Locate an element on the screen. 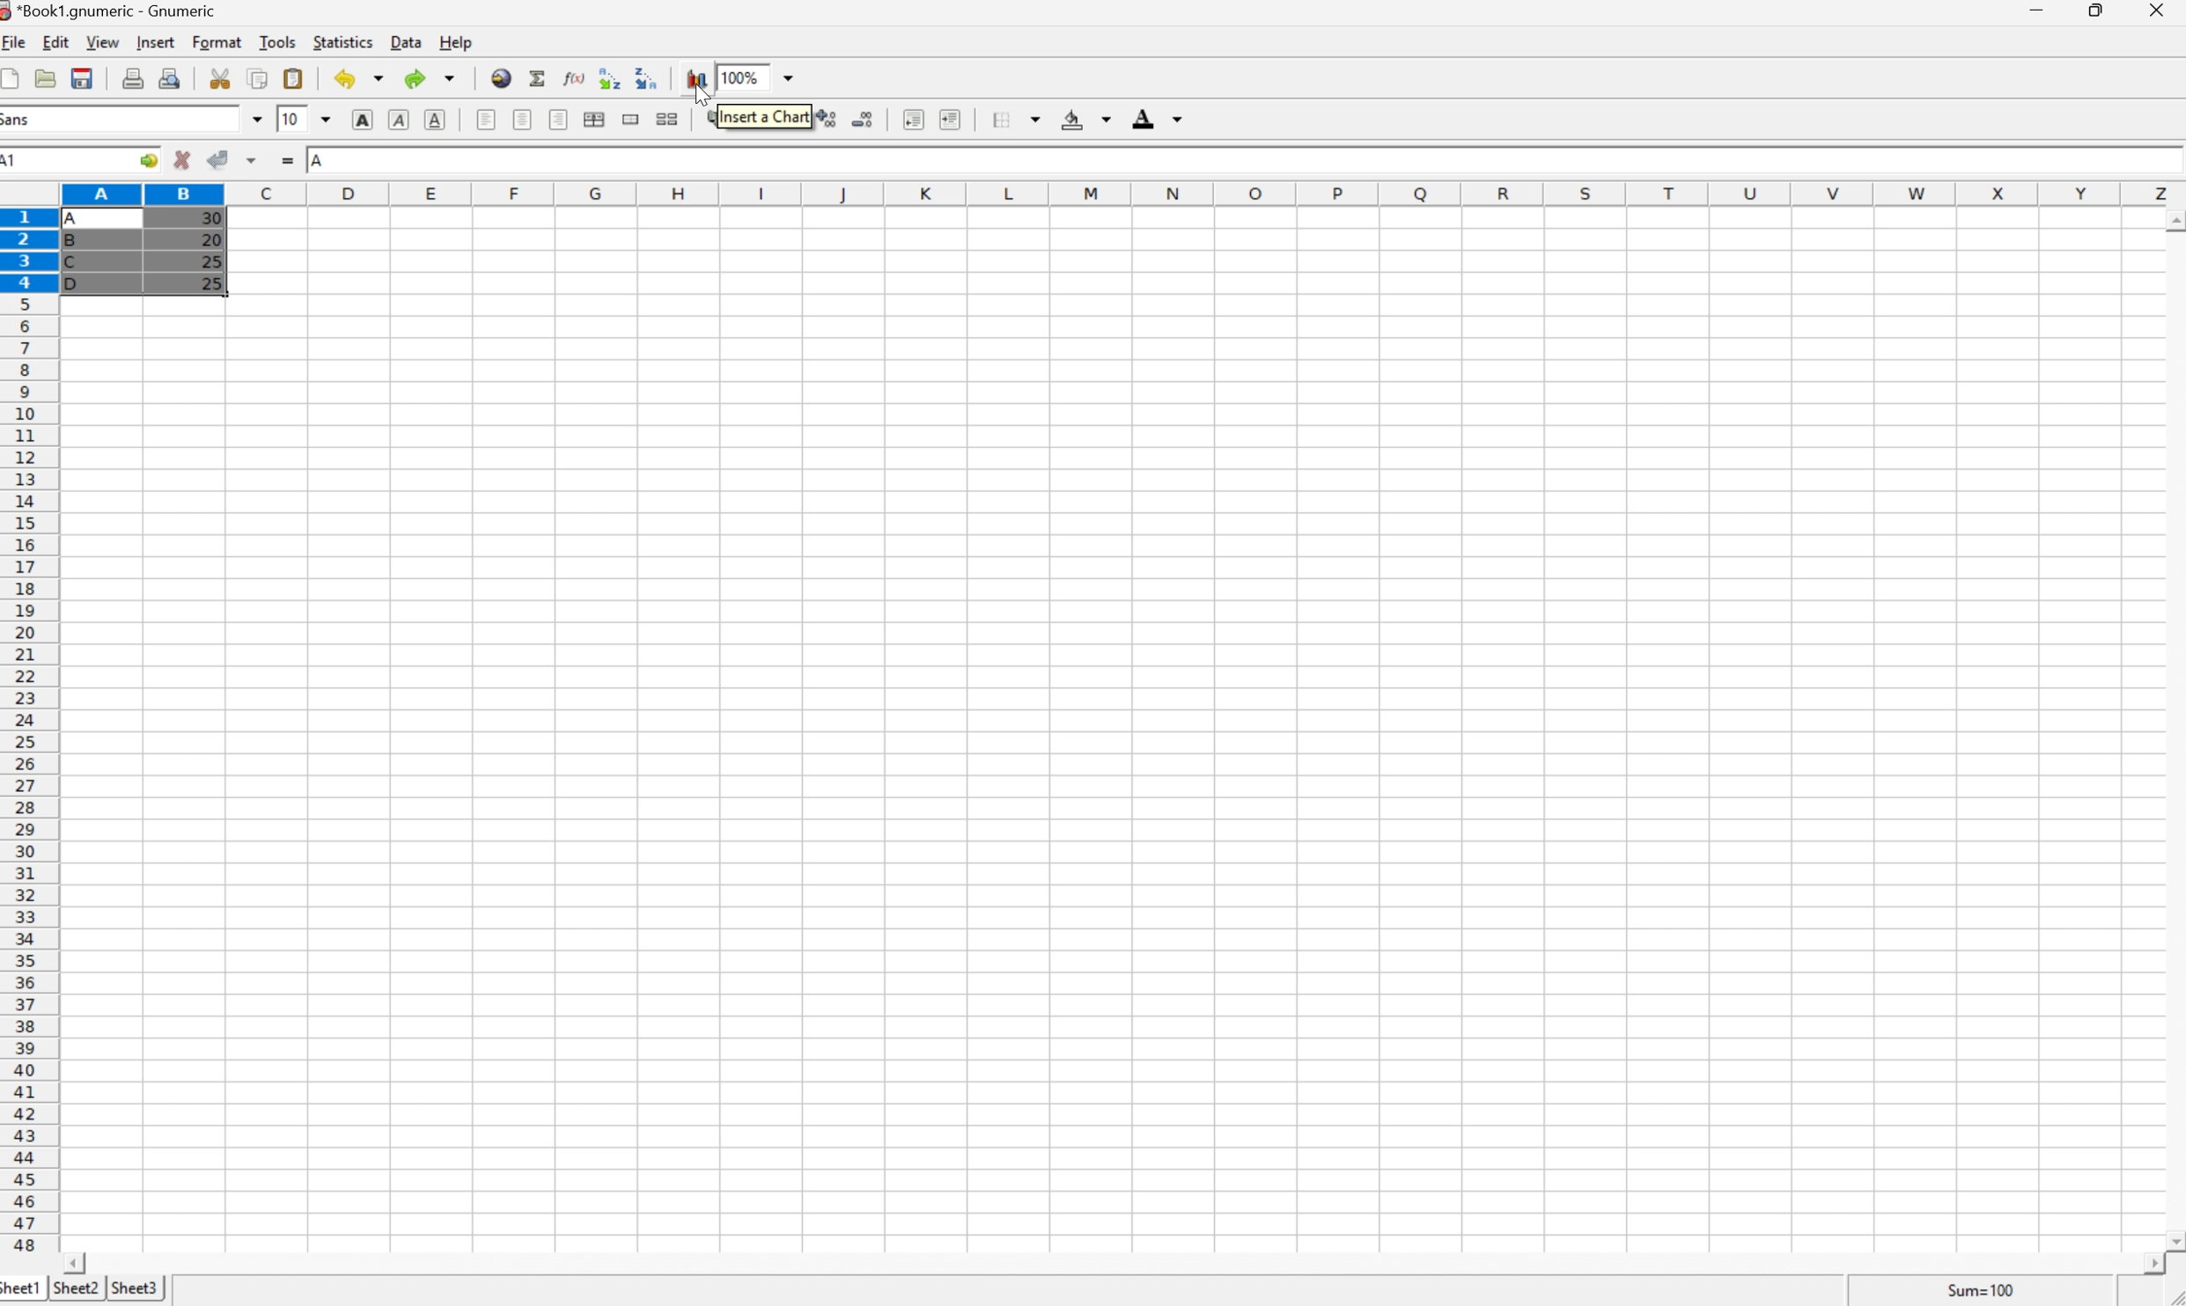 The width and height of the screenshot is (2186, 1306). Copy the selection is located at coordinates (258, 80).